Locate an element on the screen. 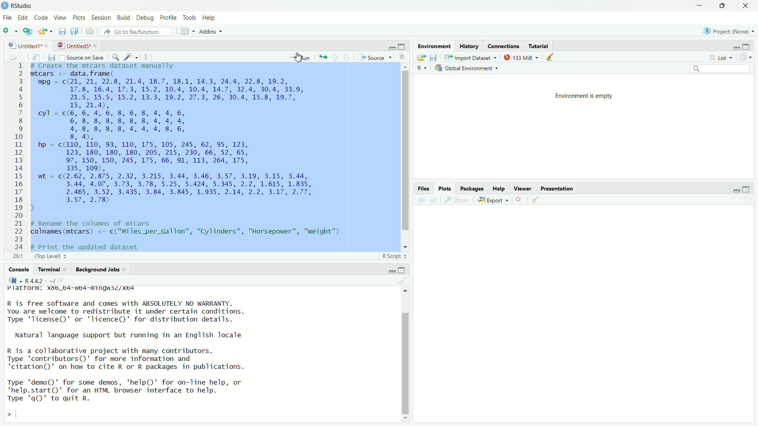  maximise is located at coordinates (747, 46).